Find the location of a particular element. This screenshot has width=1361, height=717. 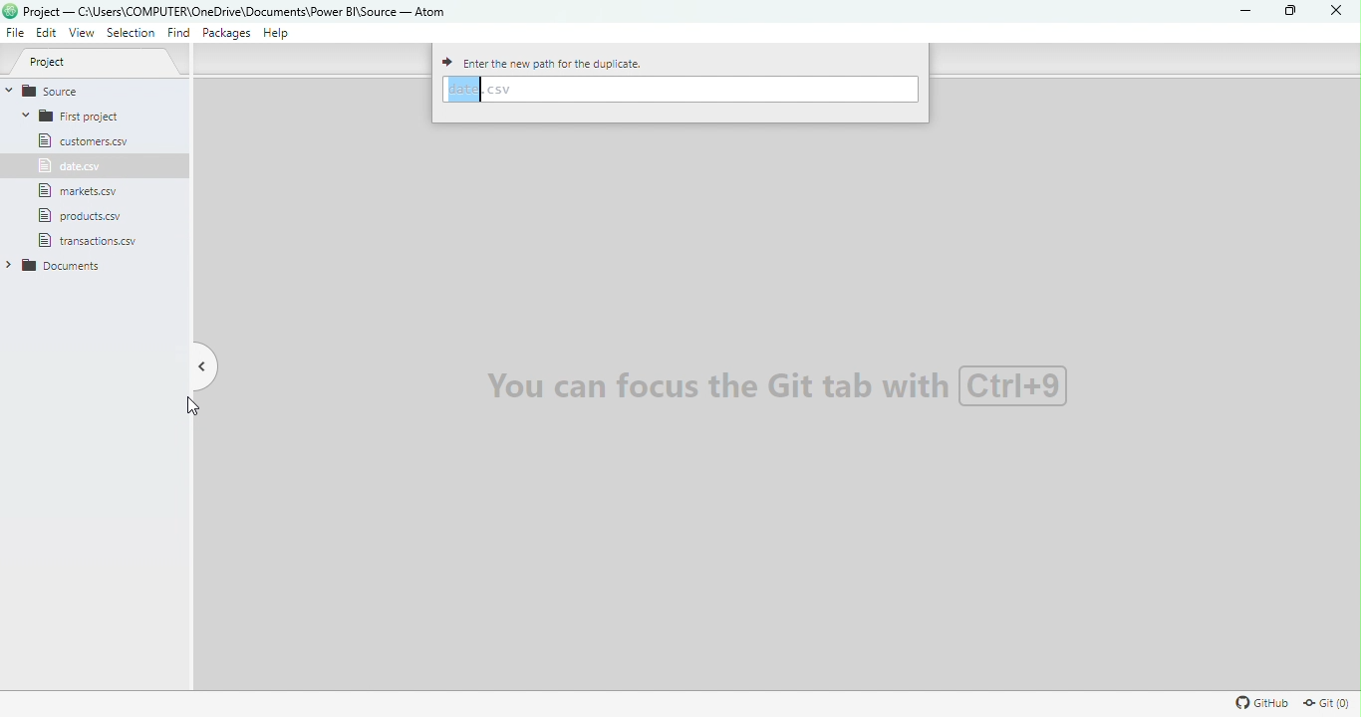

Enter the new path for the duplicate is located at coordinates (547, 62).